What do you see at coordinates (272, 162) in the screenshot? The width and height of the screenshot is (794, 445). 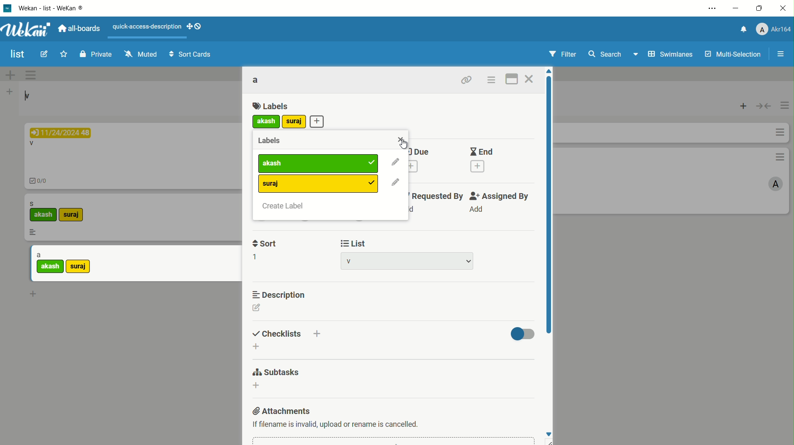 I see `label1` at bounding box center [272, 162].